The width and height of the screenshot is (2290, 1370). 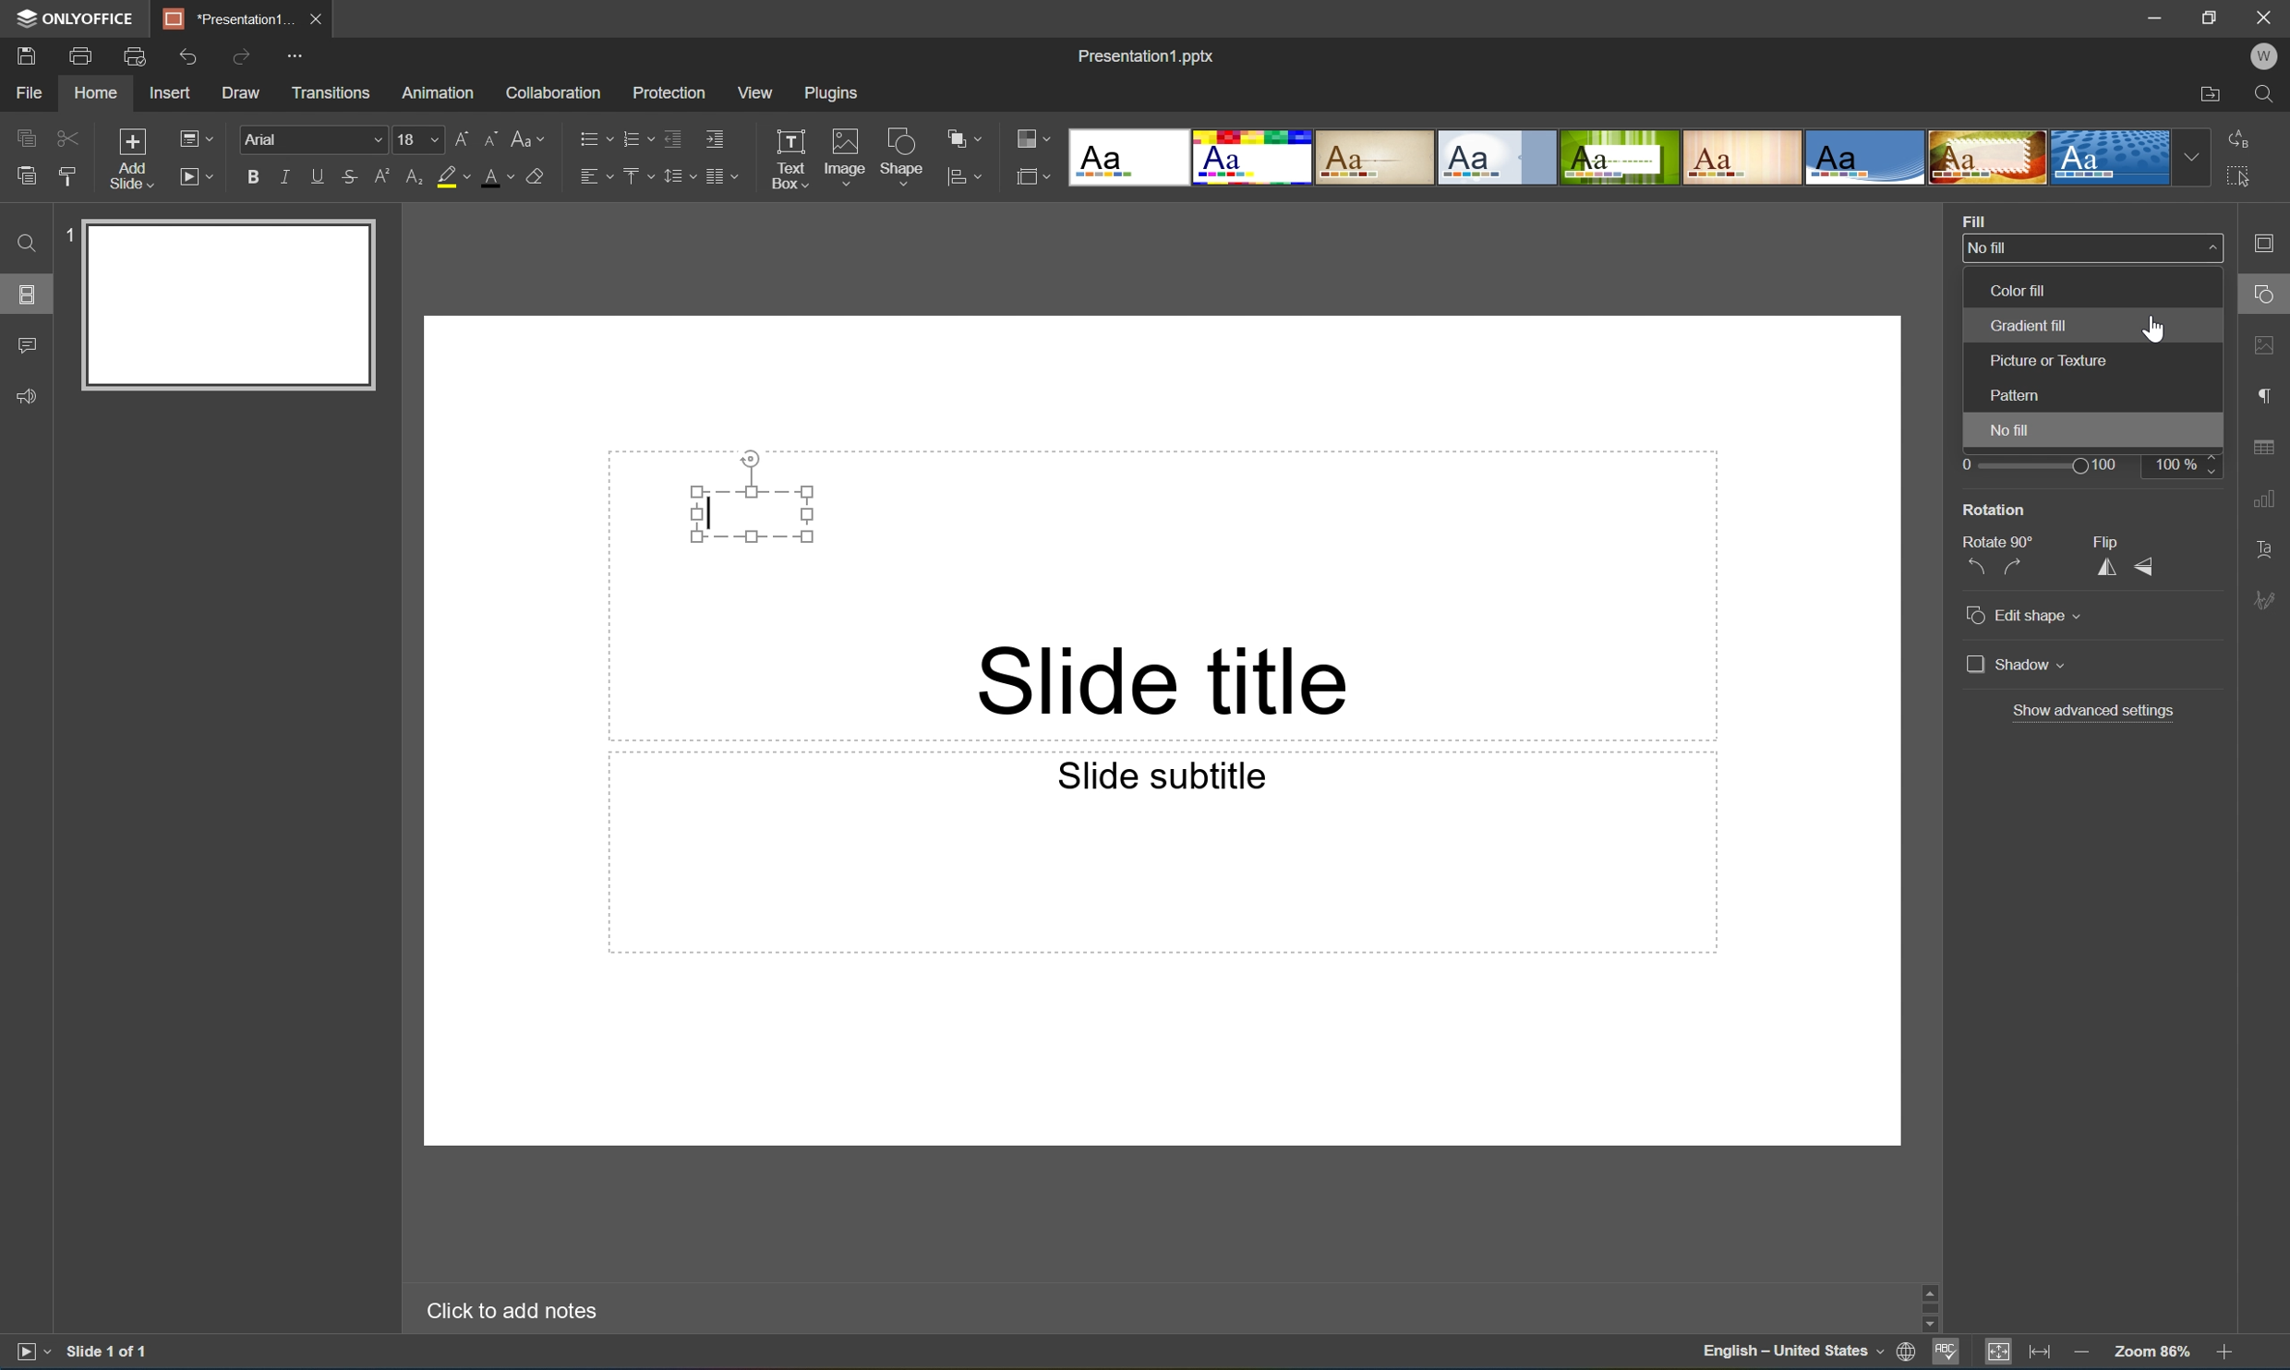 What do you see at coordinates (2212, 15) in the screenshot?
I see `Restore Down` at bounding box center [2212, 15].